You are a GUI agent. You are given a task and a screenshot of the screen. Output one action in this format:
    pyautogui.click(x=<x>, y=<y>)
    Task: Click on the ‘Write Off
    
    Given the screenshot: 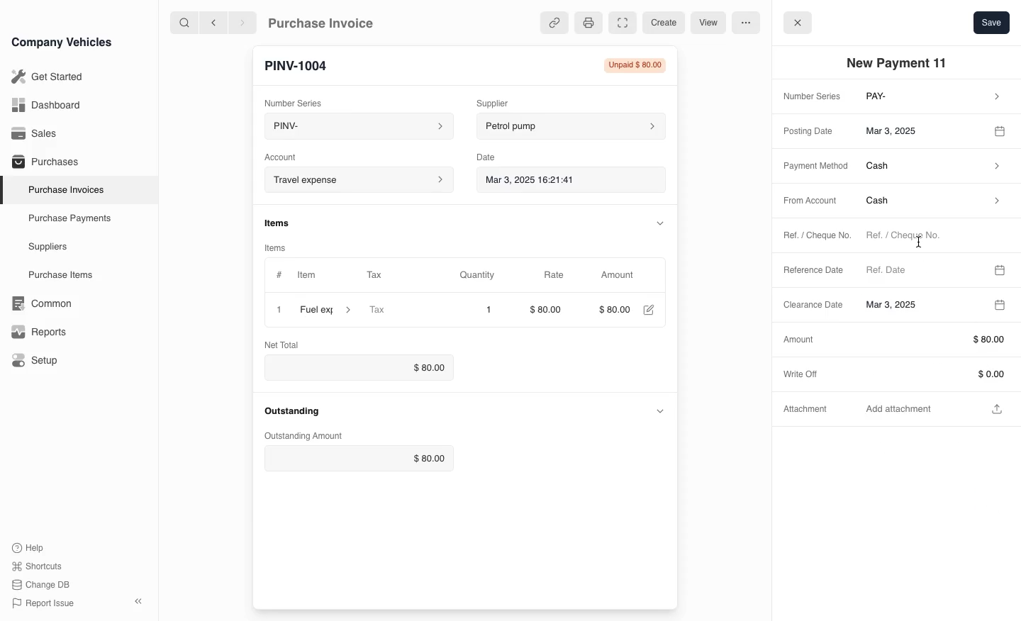 What is the action you would take?
    pyautogui.click(x=805, y=373)
    